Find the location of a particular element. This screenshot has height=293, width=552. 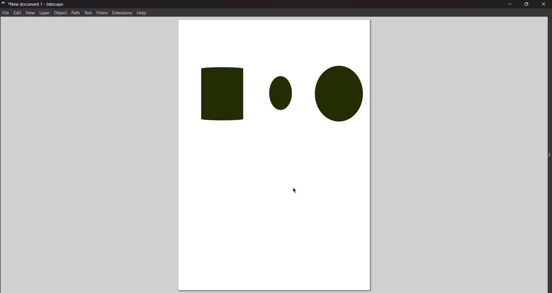

cursor is located at coordinates (296, 192).